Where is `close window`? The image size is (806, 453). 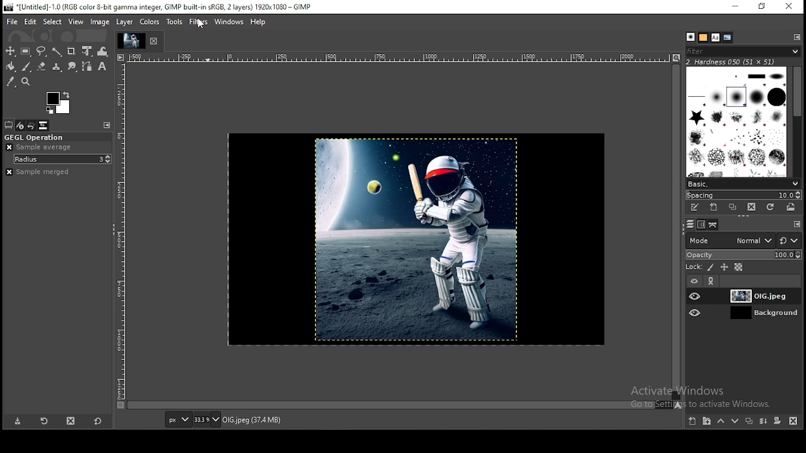 close window is located at coordinates (790, 7).